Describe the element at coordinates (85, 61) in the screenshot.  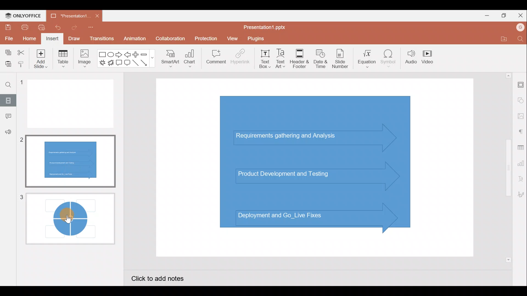
I see `Image` at that location.